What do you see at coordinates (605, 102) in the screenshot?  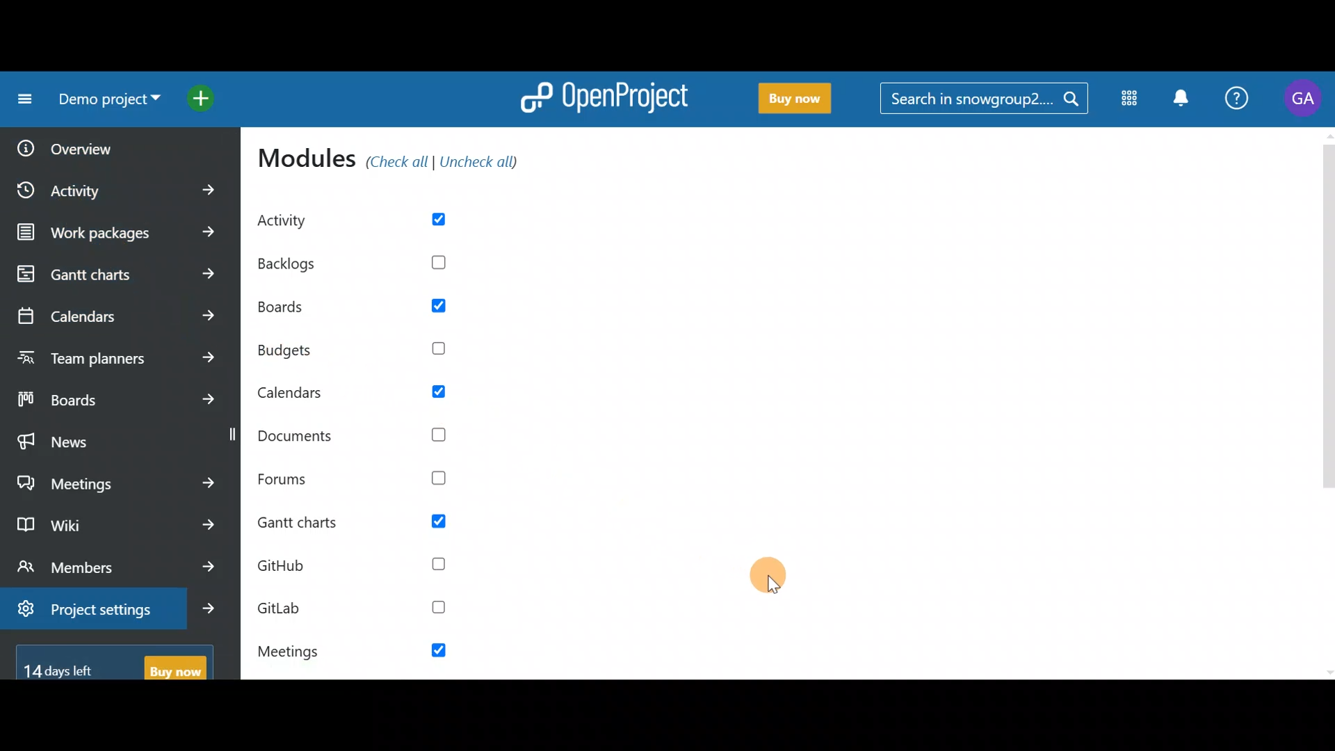 I see `OpenProject` at bounding box center [605, 102].